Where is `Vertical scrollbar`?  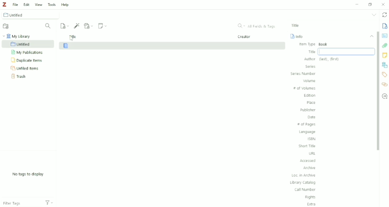 Vertical scrollbar is located at coordinates (377, 92).